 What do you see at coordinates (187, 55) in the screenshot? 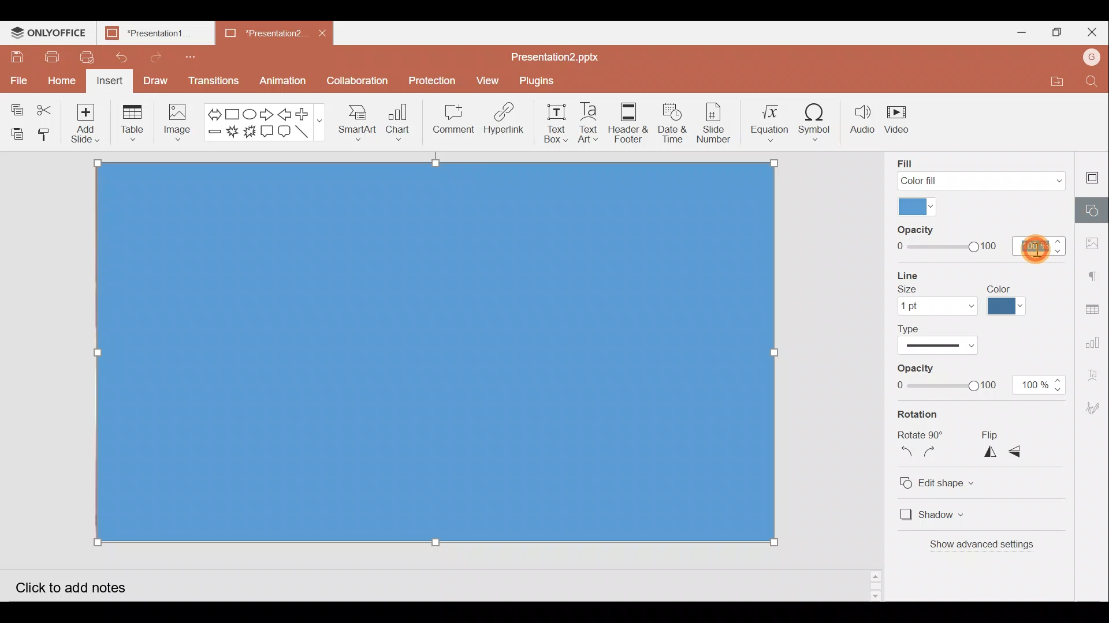
I see `Customize quick access toolbar` at bounding box center [187, 55].